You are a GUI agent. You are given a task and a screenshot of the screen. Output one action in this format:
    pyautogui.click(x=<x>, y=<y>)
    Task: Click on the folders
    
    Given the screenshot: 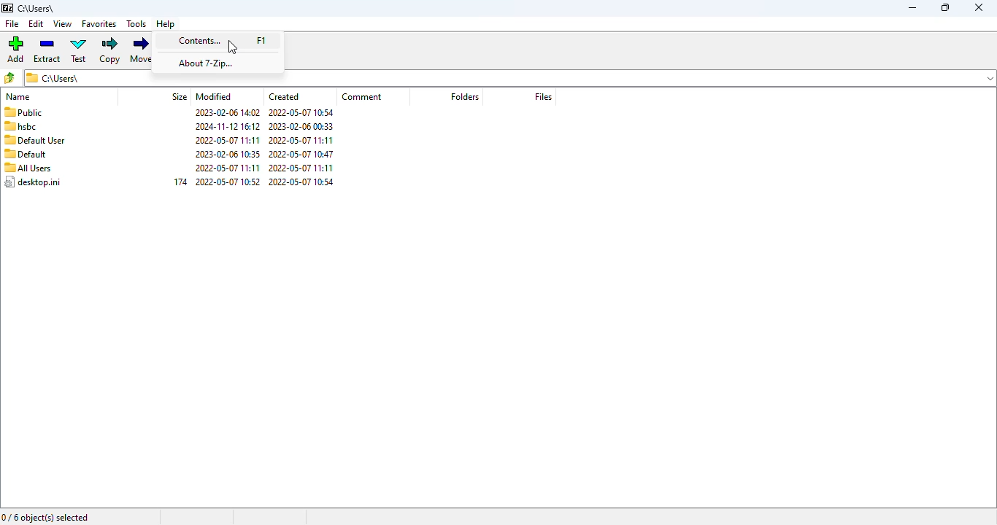 What is the action you would take?
    pyautogui.click(x=463, y=96)
    